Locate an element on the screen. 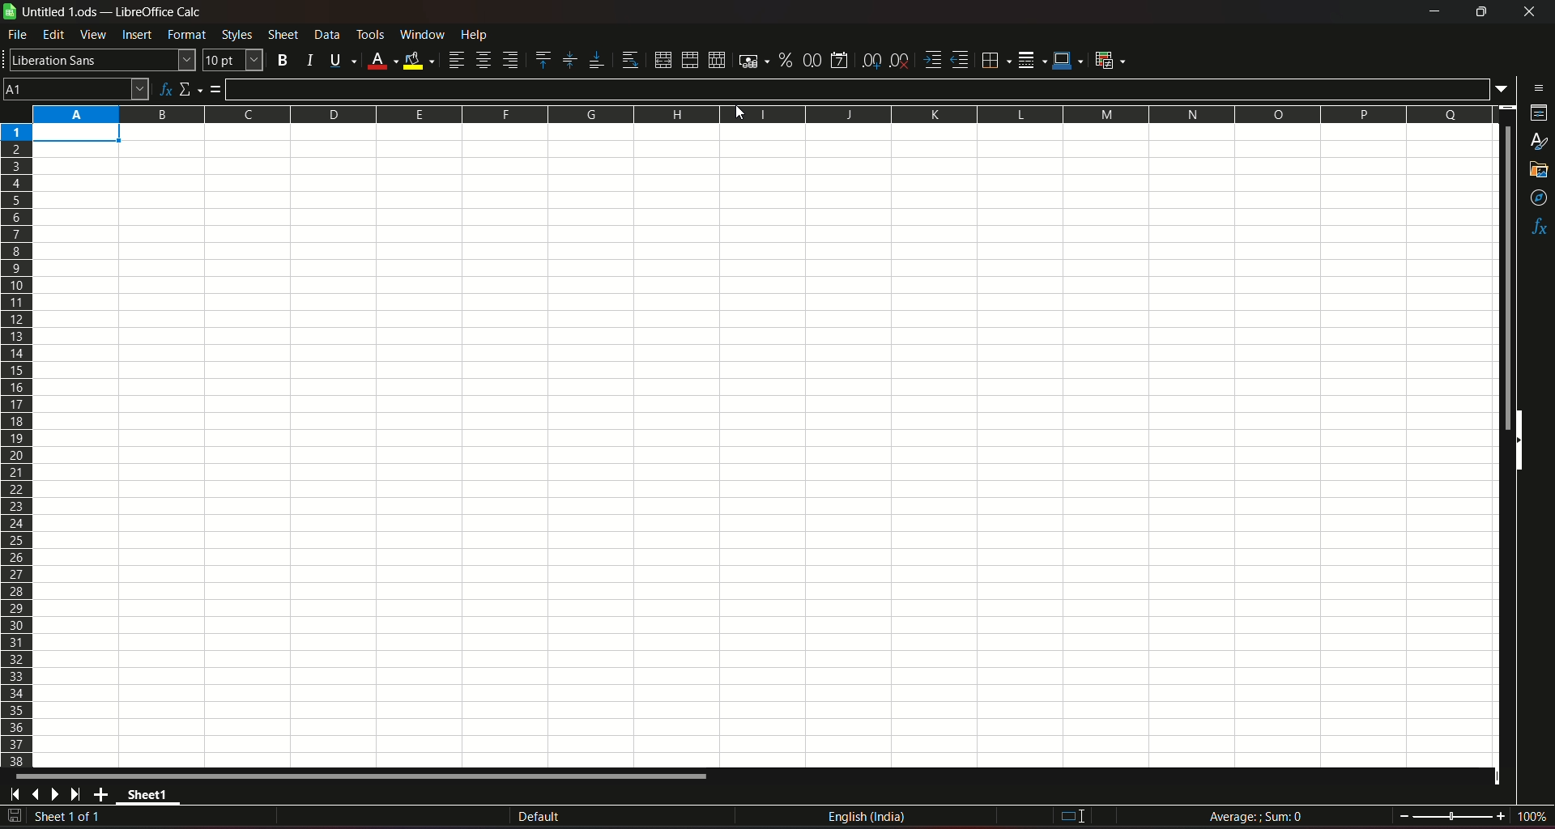 The width and height of the screenshot is (1555, 829). format as percent is located at coordinates (784, 61).